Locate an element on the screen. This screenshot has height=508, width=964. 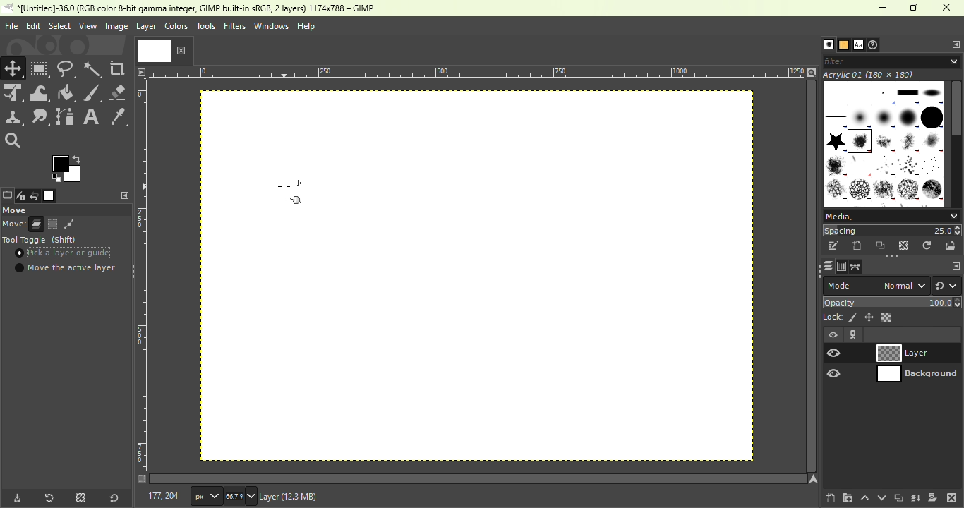
Create a new layer is located at coordinates (831, 496).